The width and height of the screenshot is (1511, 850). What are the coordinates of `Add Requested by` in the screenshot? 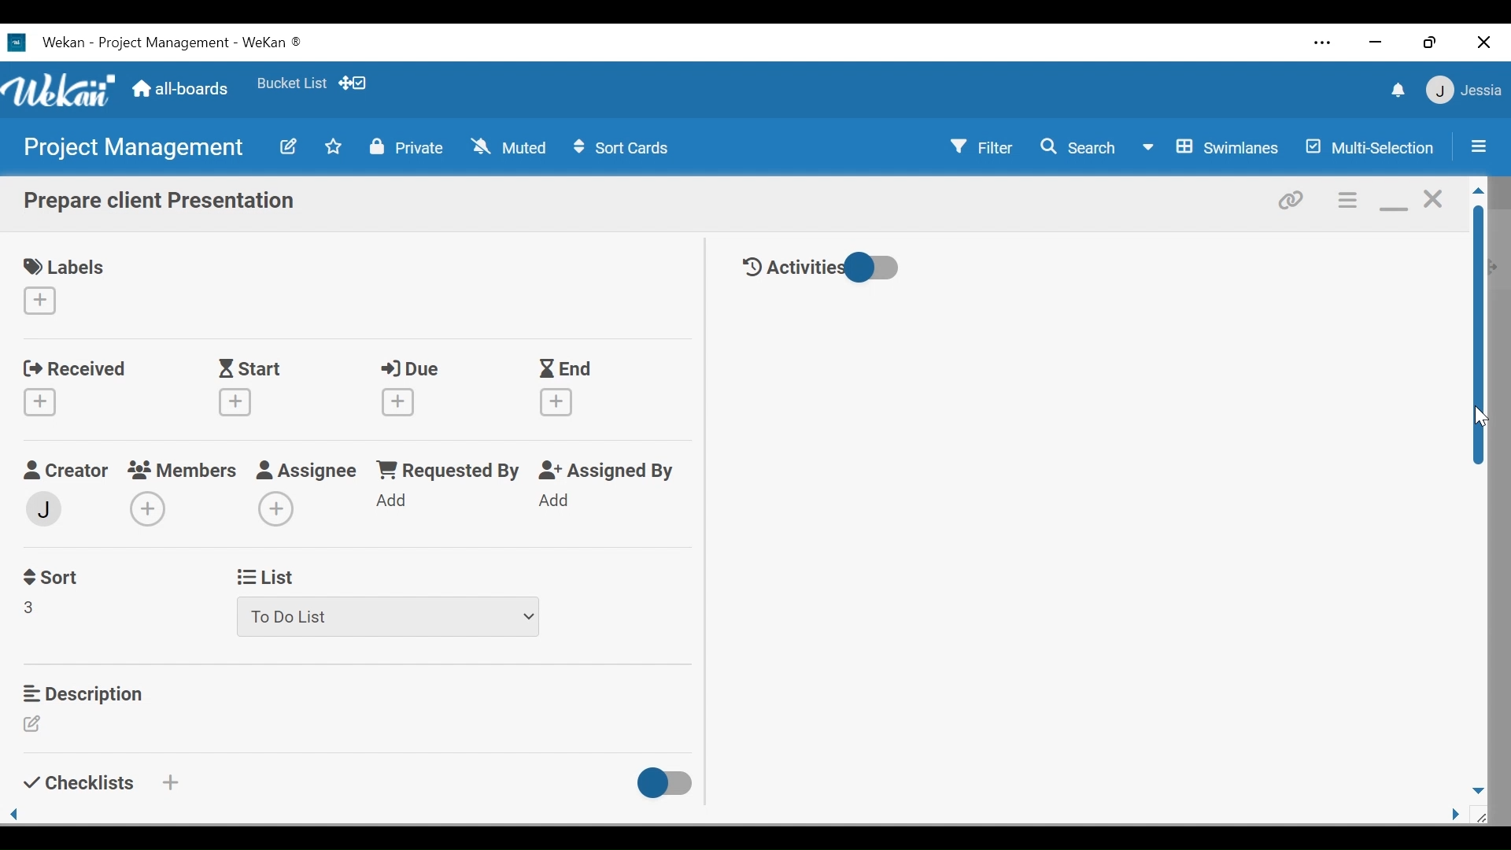 It's located at (395, 501).